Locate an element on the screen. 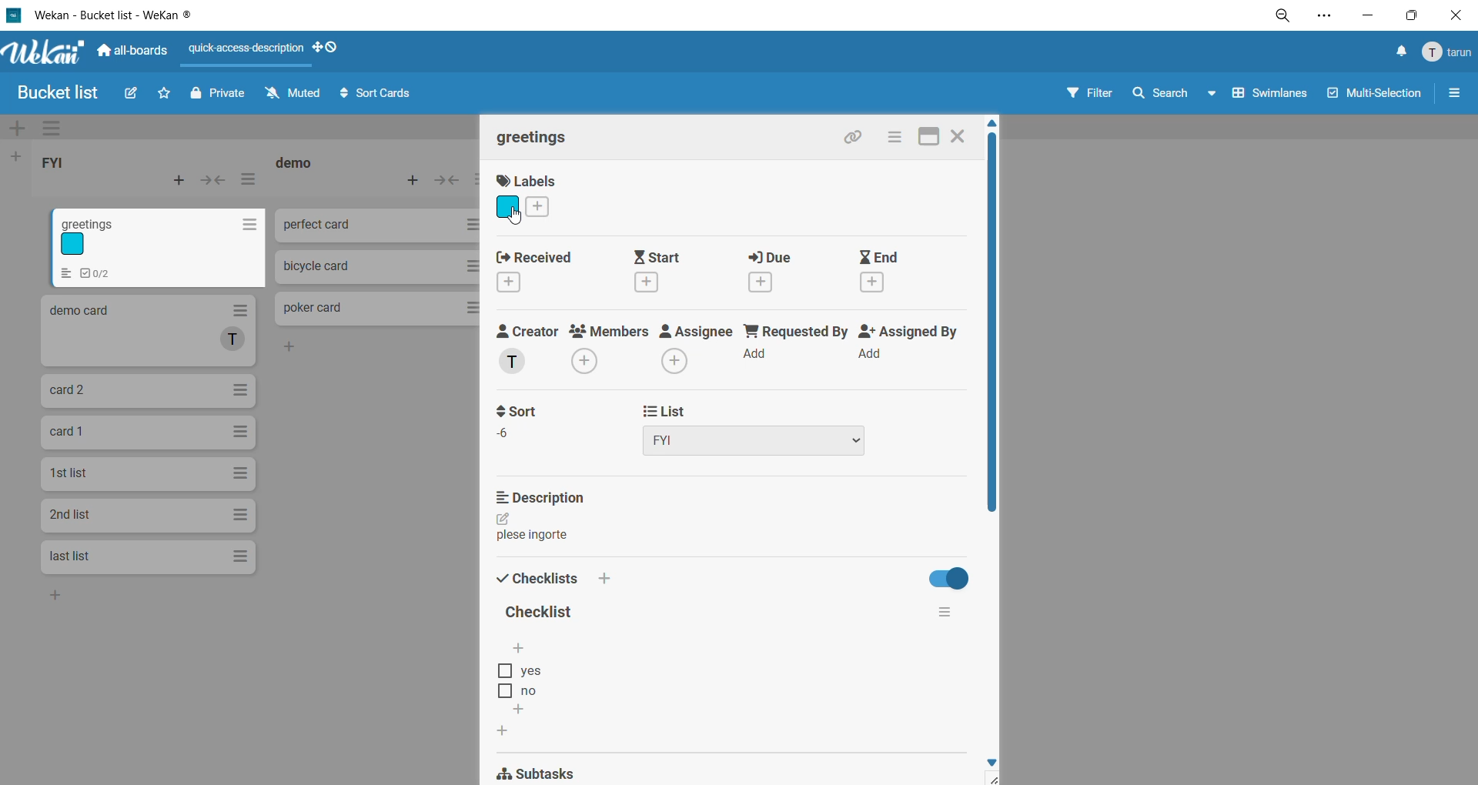 Image resolution: width=1478 pixels, height=785 pixels. sidebar is located at coordinates (1456, 94).